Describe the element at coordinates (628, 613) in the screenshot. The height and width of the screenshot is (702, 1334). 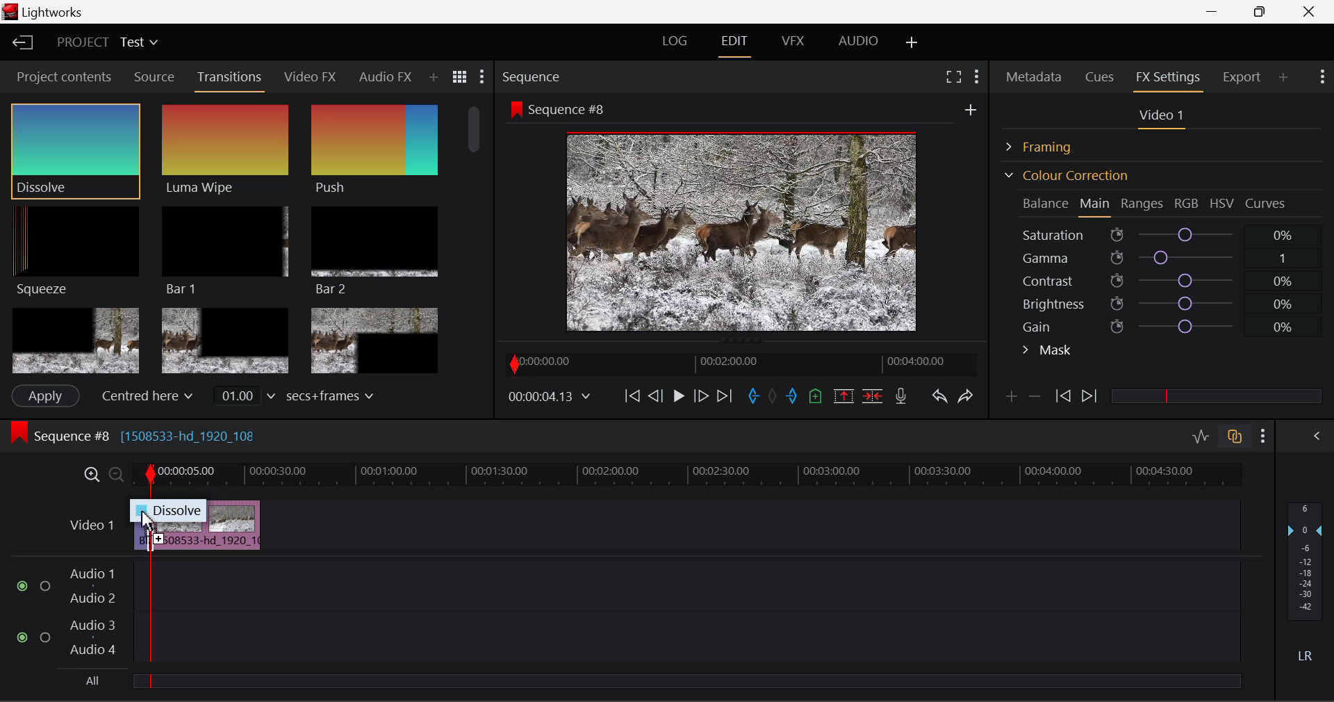
I see `Audio Input Fields` at that location.